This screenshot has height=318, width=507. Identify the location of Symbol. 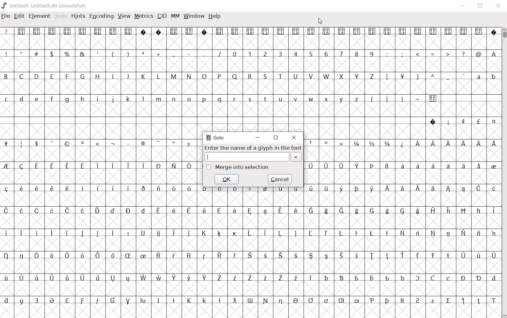
(174, 166).